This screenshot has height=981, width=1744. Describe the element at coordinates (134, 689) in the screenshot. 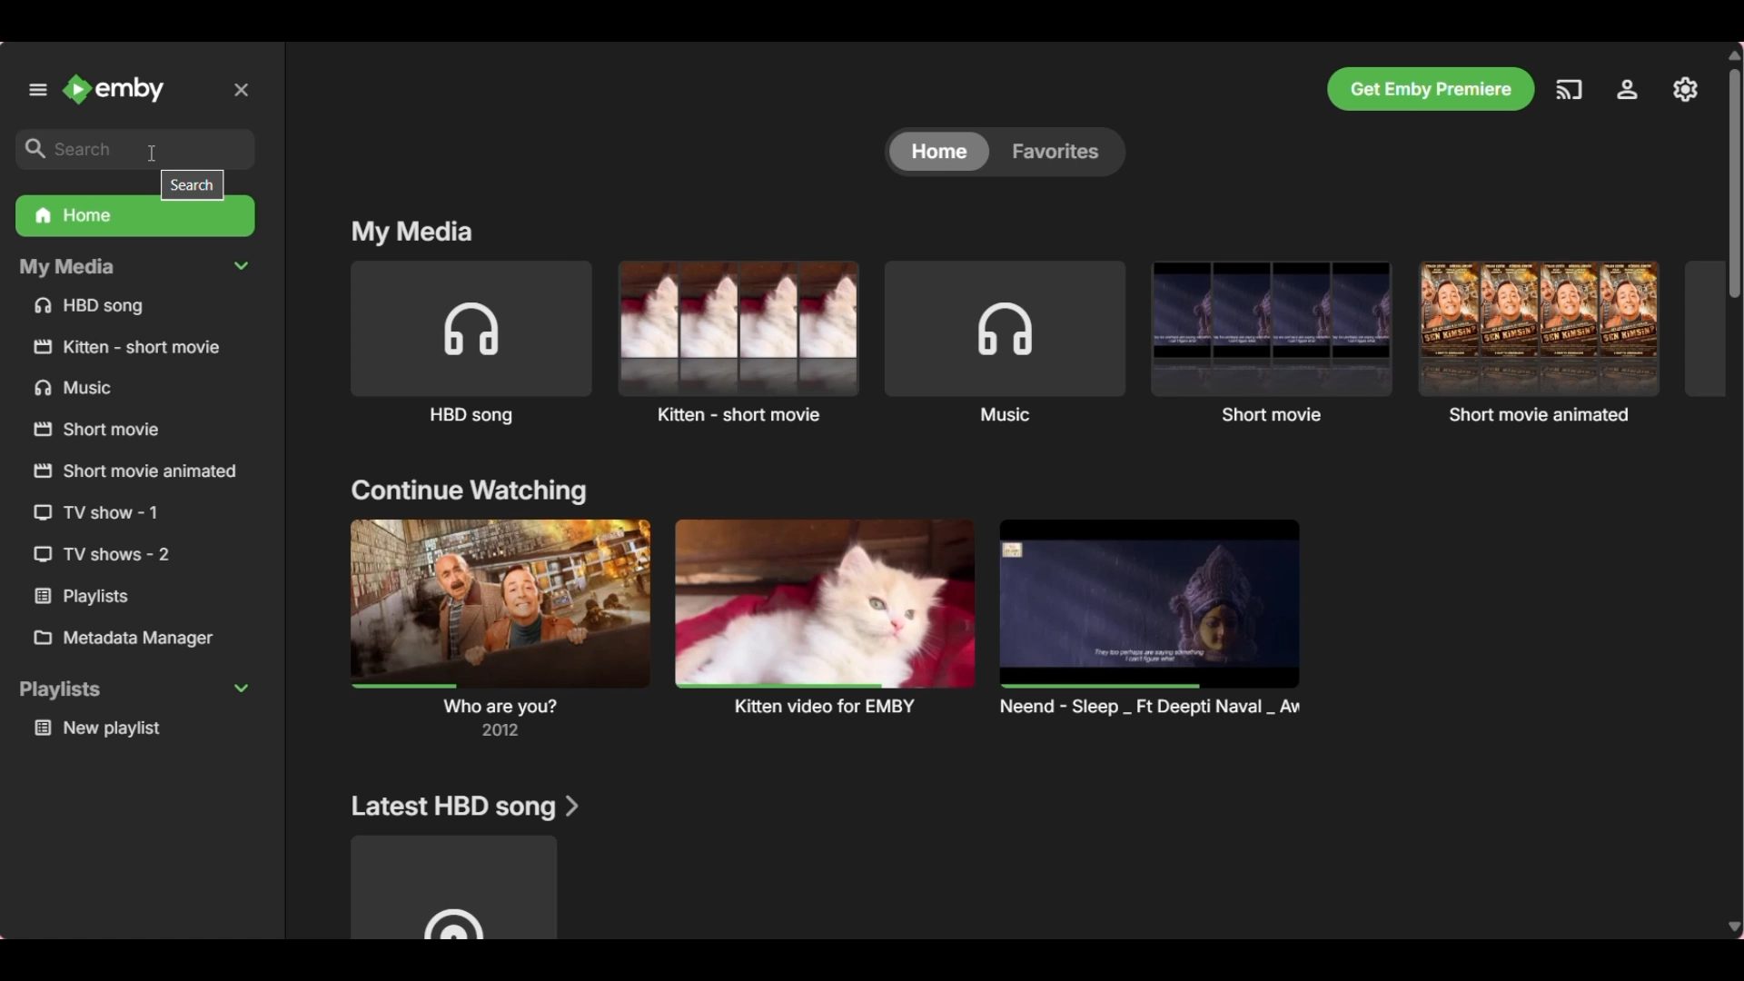

I see `Collapse Playlists` at that location.